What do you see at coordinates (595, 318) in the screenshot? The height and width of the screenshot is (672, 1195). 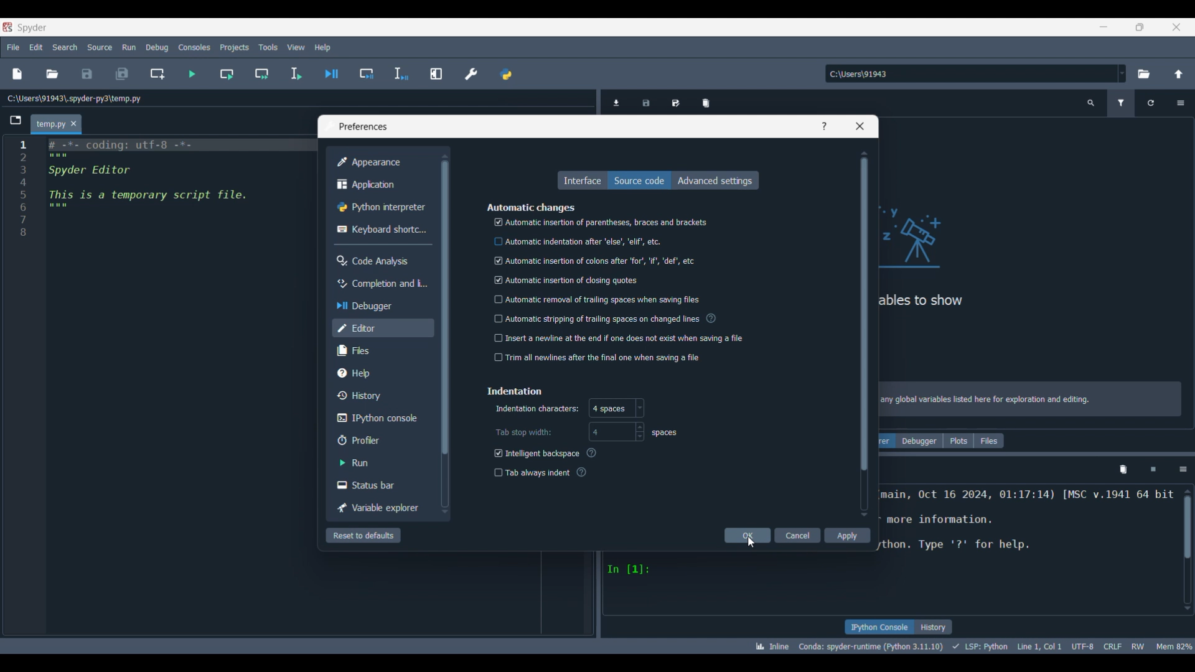 I see `‘Automatic stripping of trailing spaces on changed lines` at bounding box center [595, 318].